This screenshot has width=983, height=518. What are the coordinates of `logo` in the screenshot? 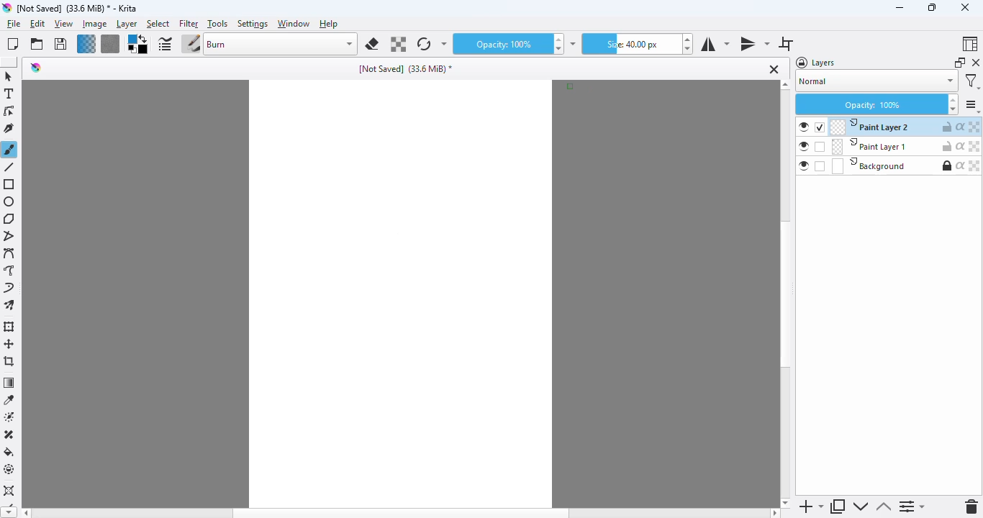 It's located at (6, 8).